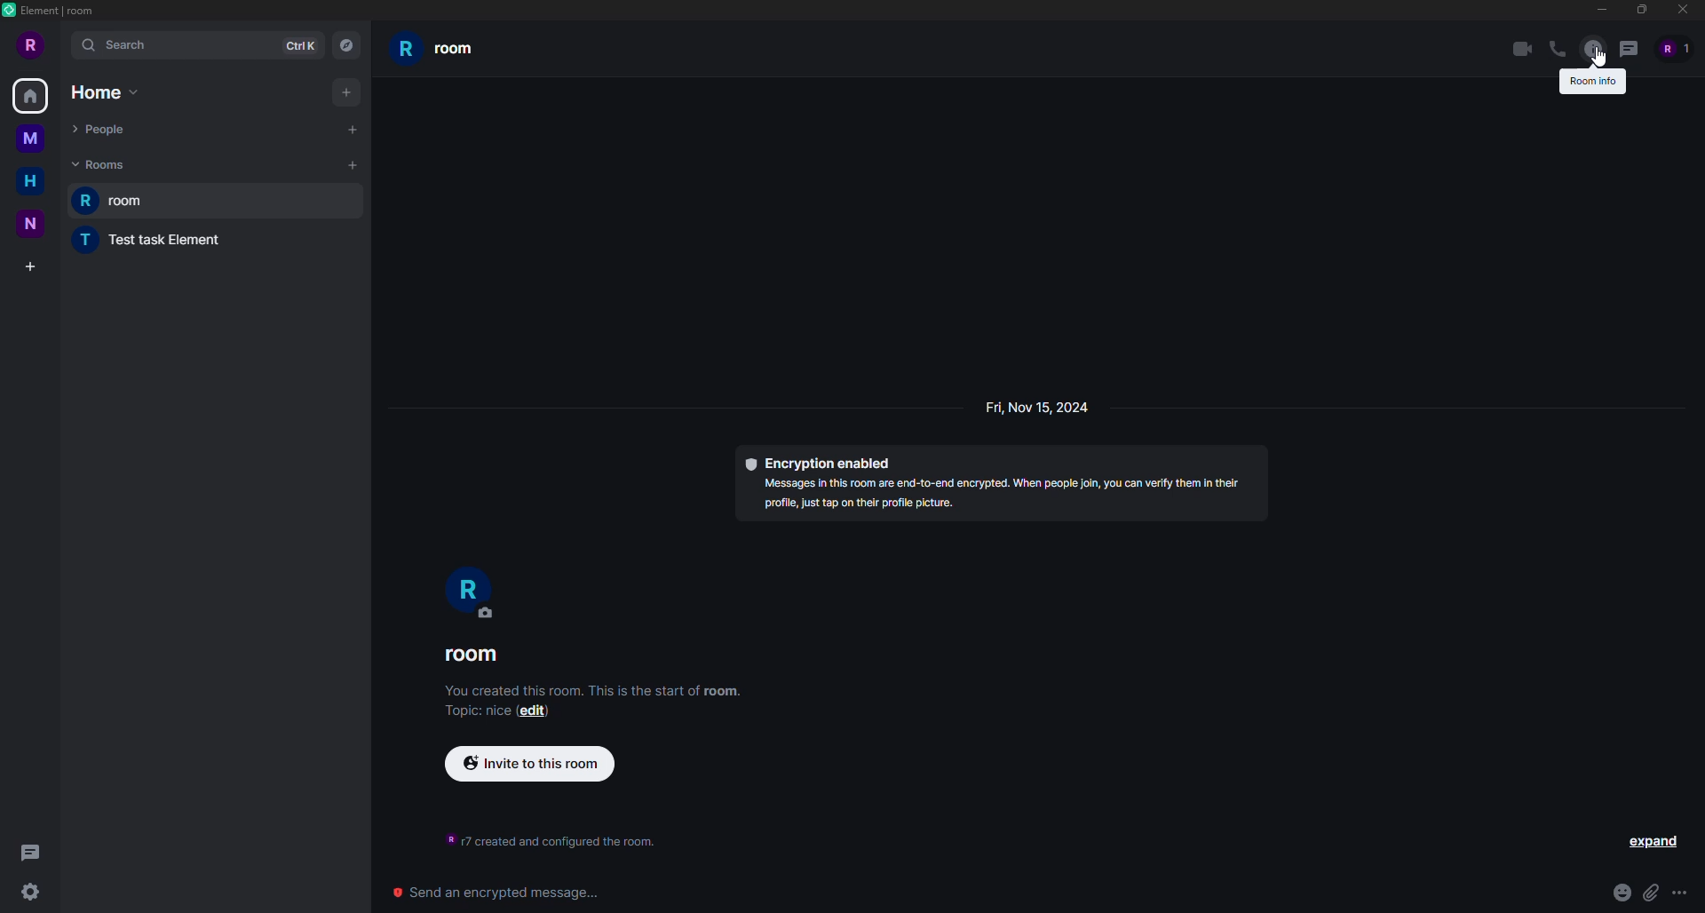 The height and width of the screenshot is (913, 1705). What do you see at coordinates (60, 11) in the screenshot?
I see `element|room` at bounding box center [60, 11].